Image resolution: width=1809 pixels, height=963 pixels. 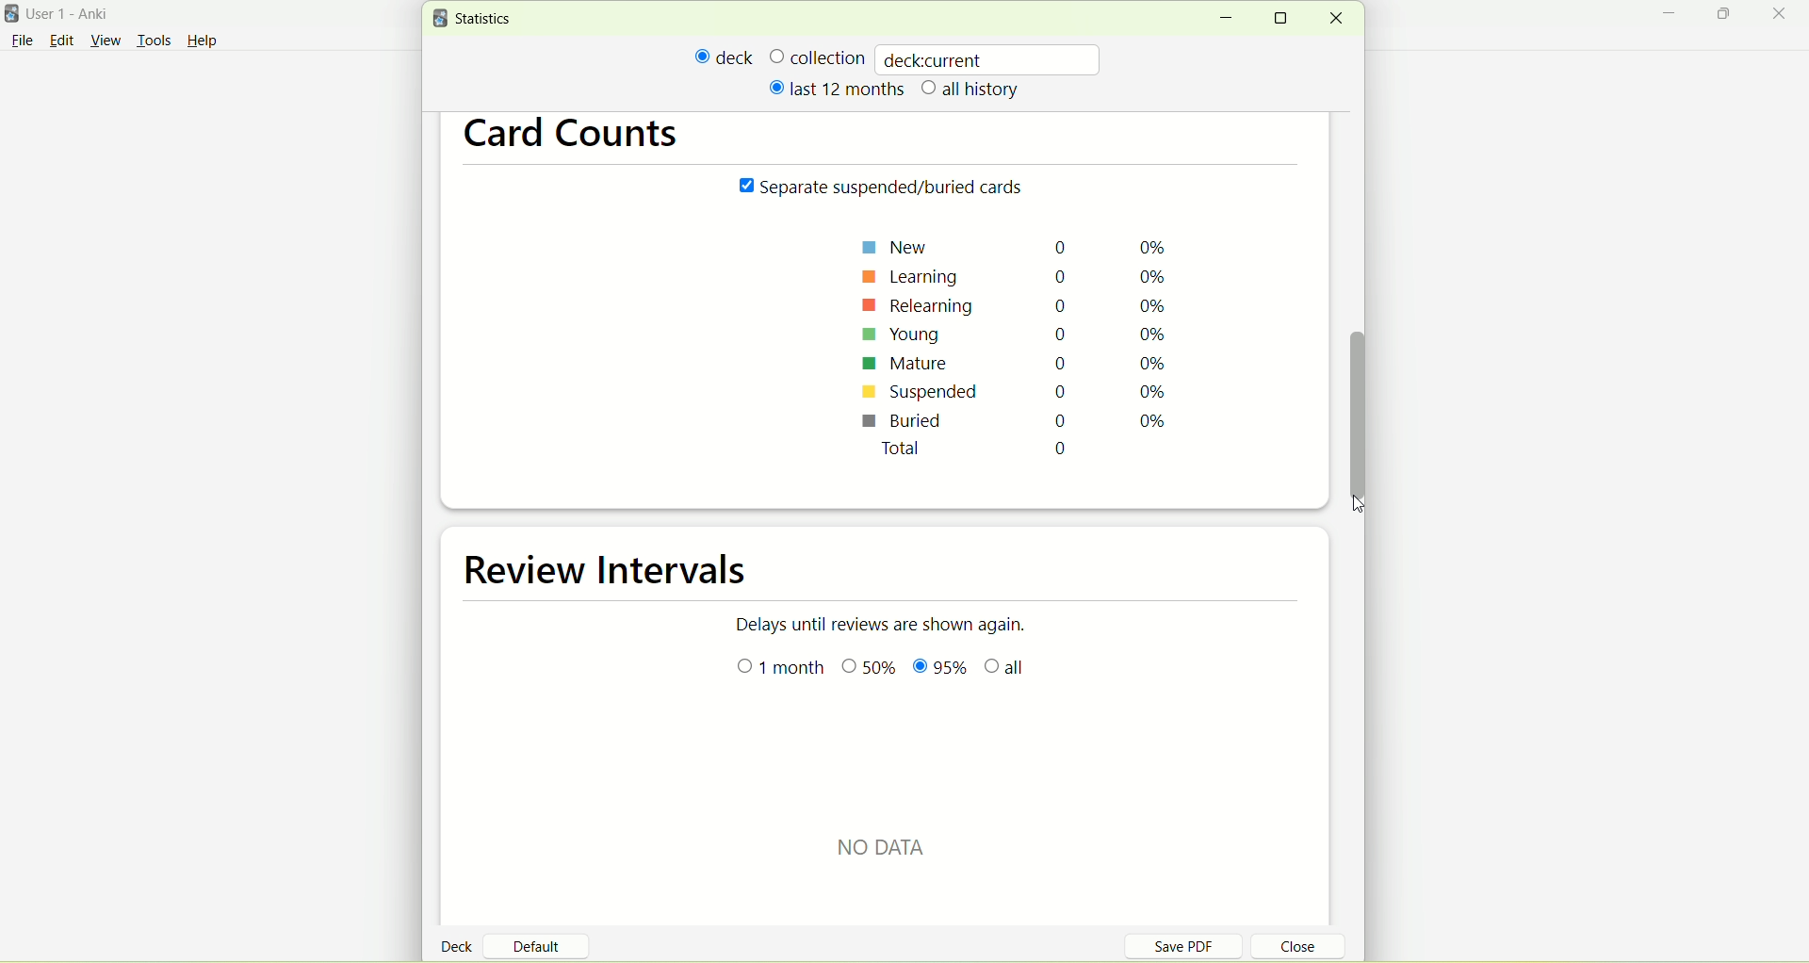 What do you see at coordinates (1783, 15) in the screenshot?
I see `close` at bounding box center [1783, 15].